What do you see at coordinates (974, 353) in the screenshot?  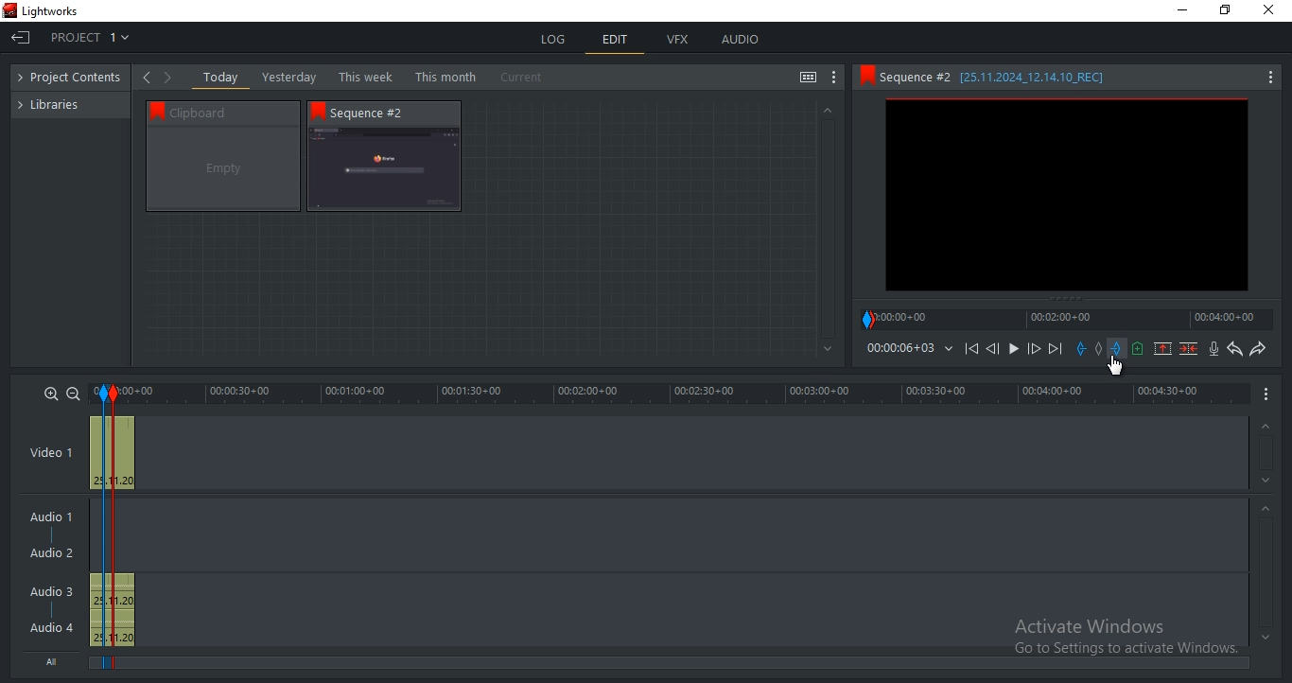 I see `Move backward` at bounding box center [974, 353].